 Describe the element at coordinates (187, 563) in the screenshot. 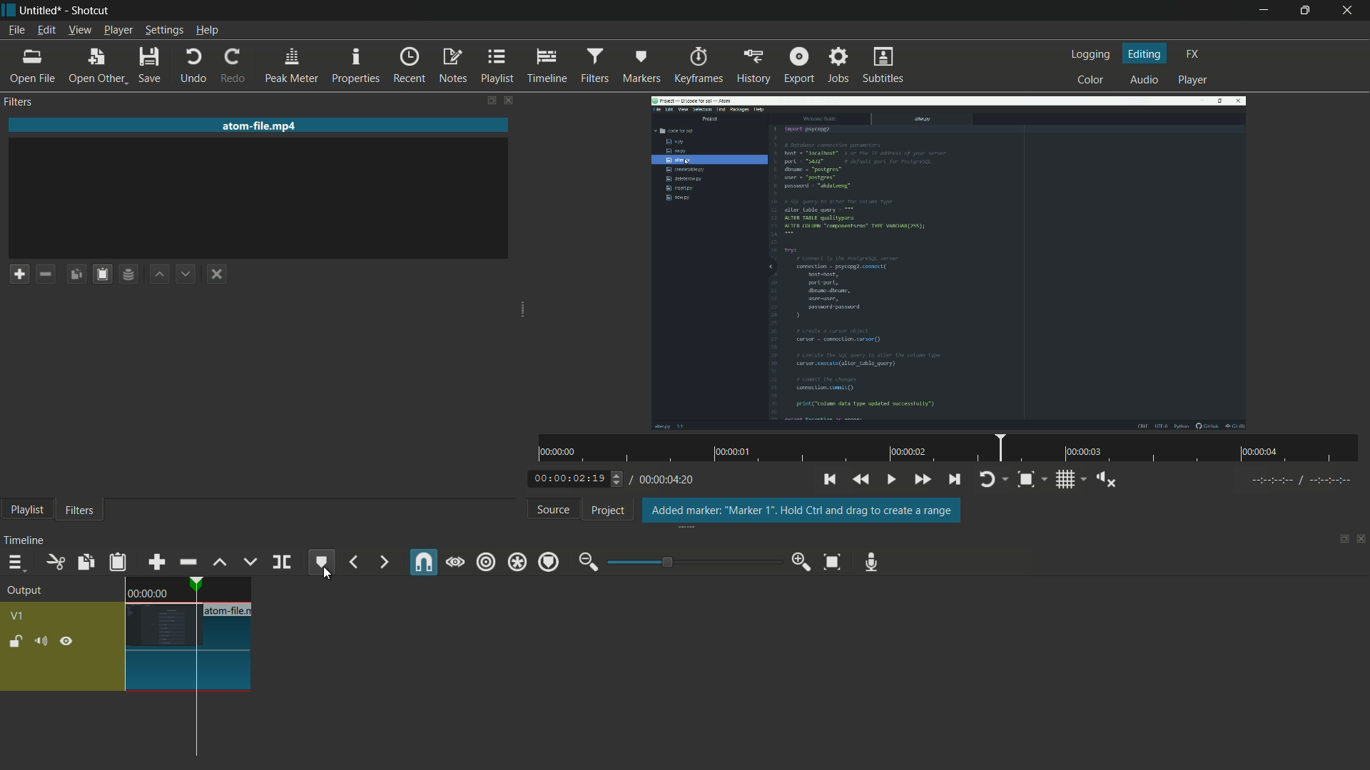

I see `ripple delete` at that location.